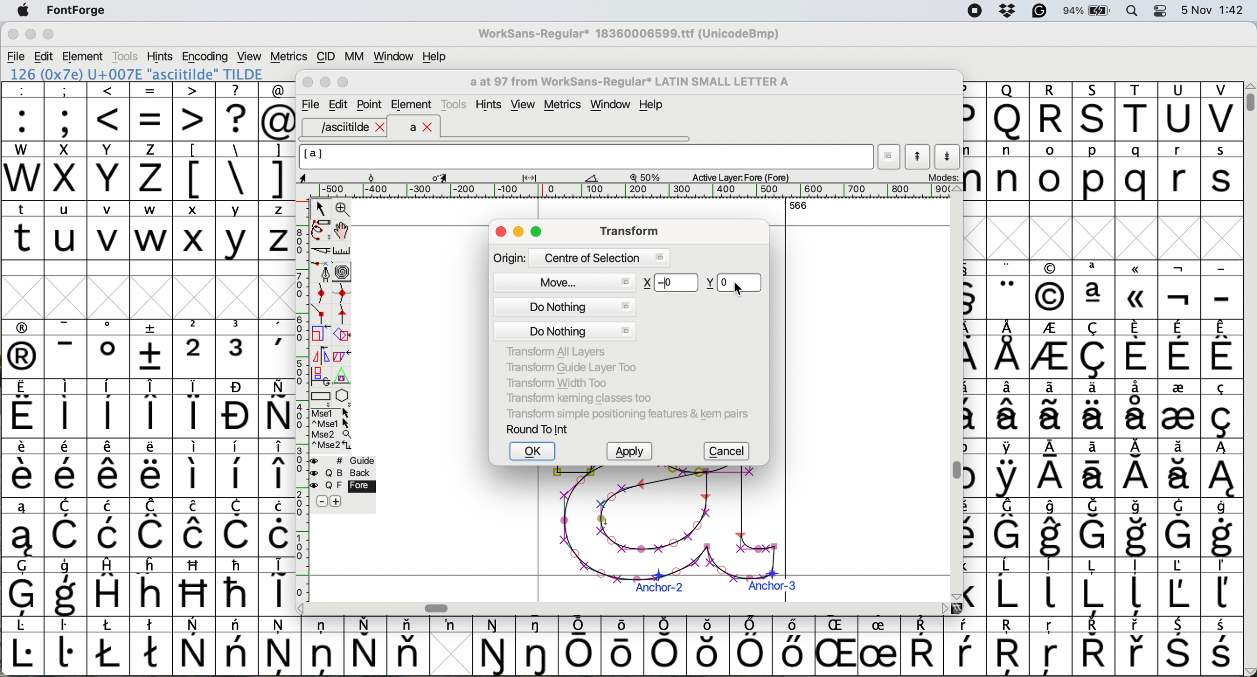 The width and height of the screenshot is (1257, 677). What do you see at coordinates (750, 646) in the screenshot?
I see `symbol` at bounding box center [750, 646].